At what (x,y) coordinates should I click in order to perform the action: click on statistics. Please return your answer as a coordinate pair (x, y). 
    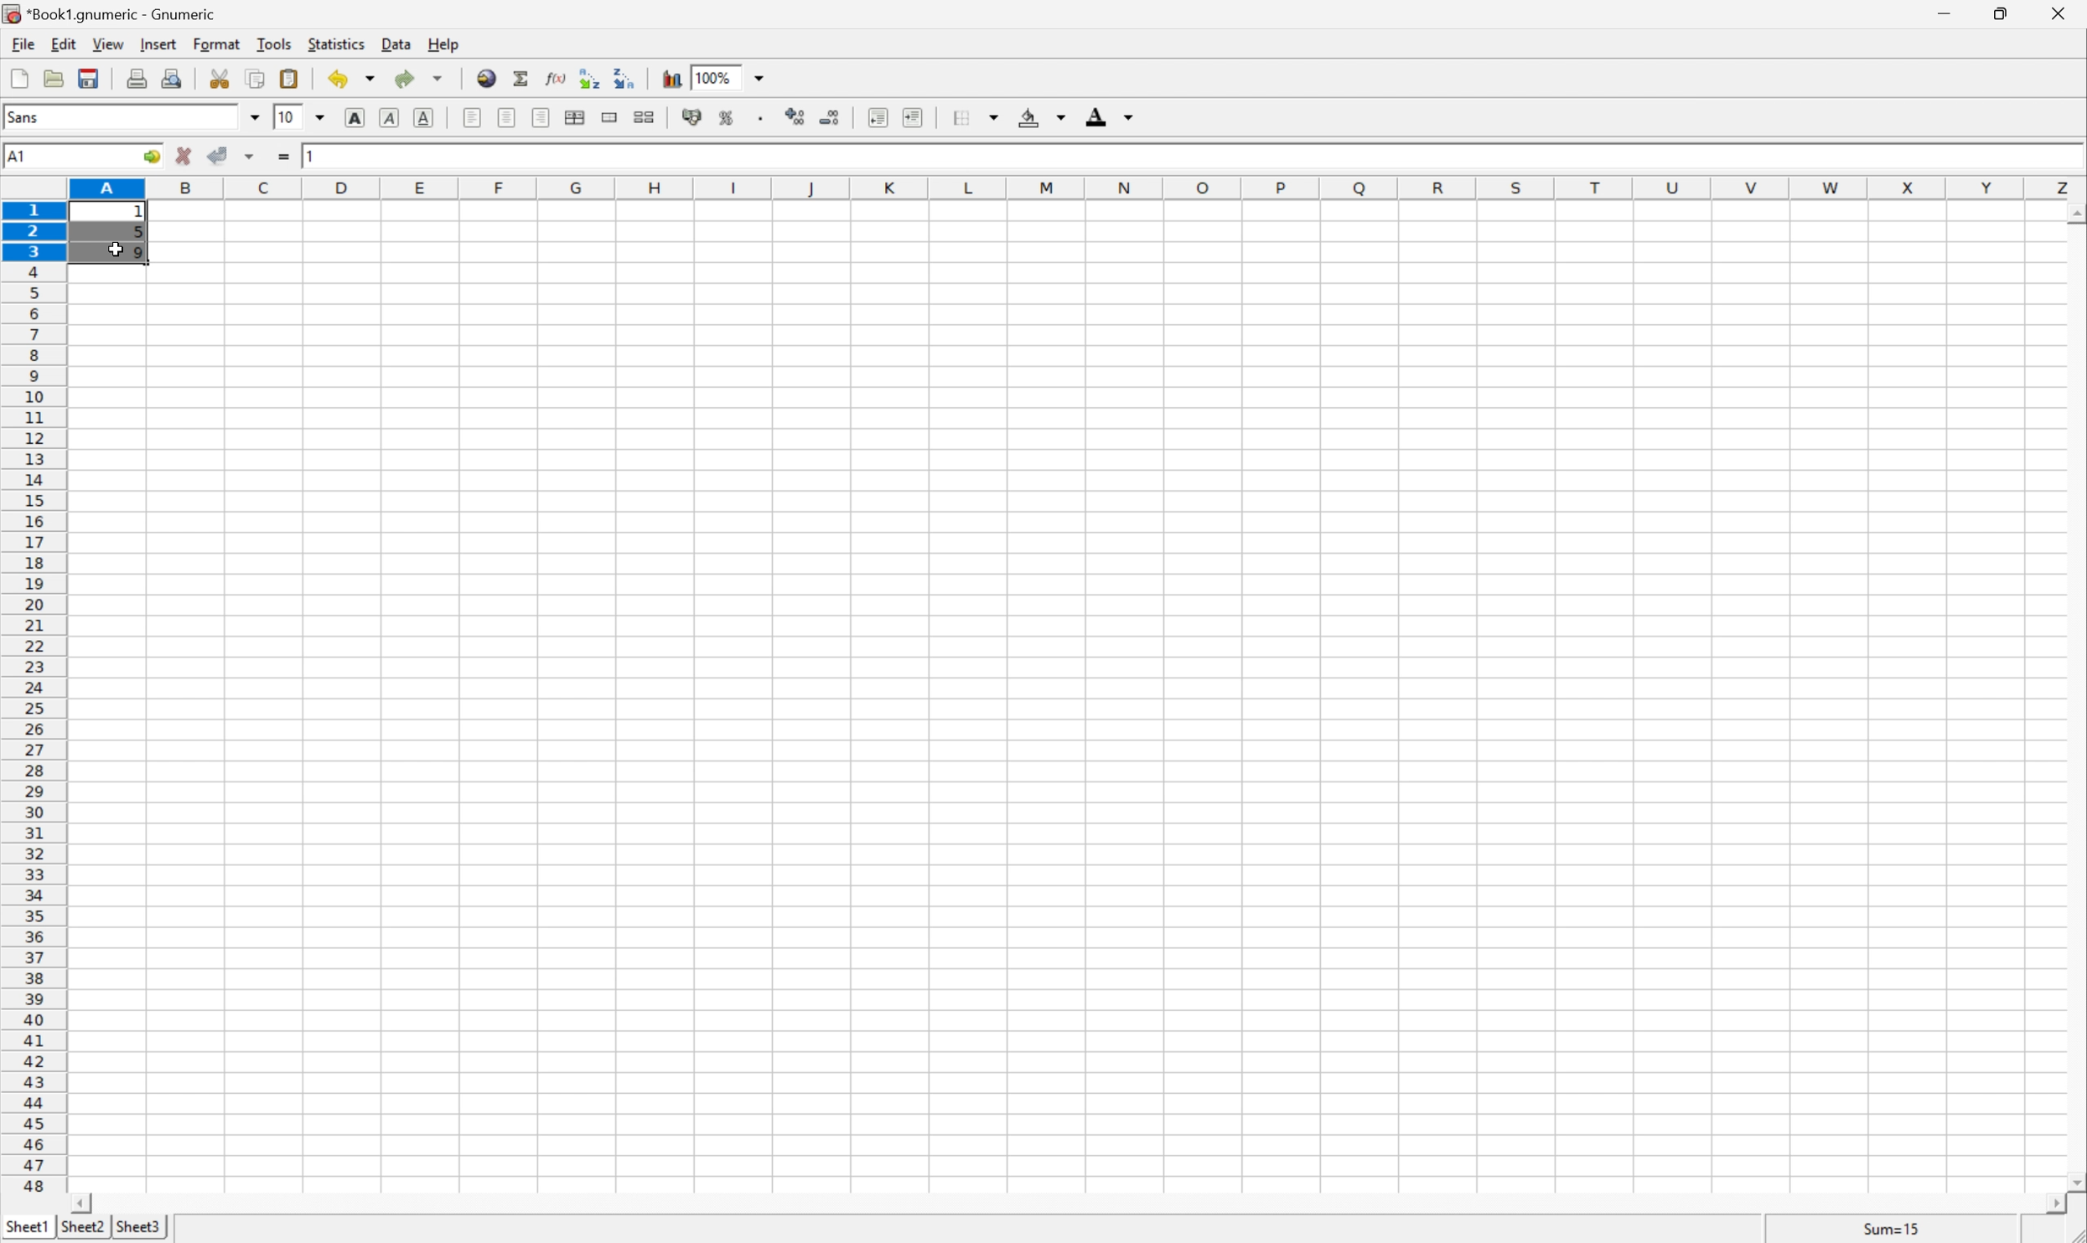
    Looking at the image, I should click on (334, 43).